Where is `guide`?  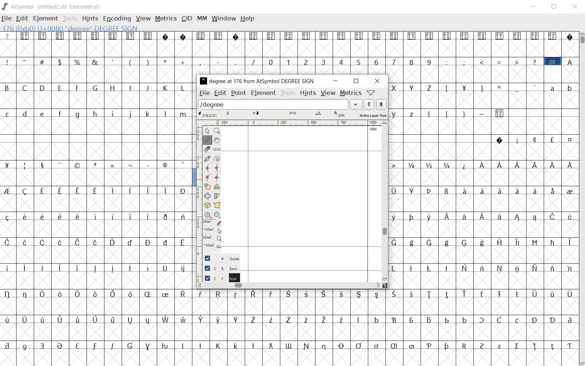 guide is located at coordinates (219, 258).